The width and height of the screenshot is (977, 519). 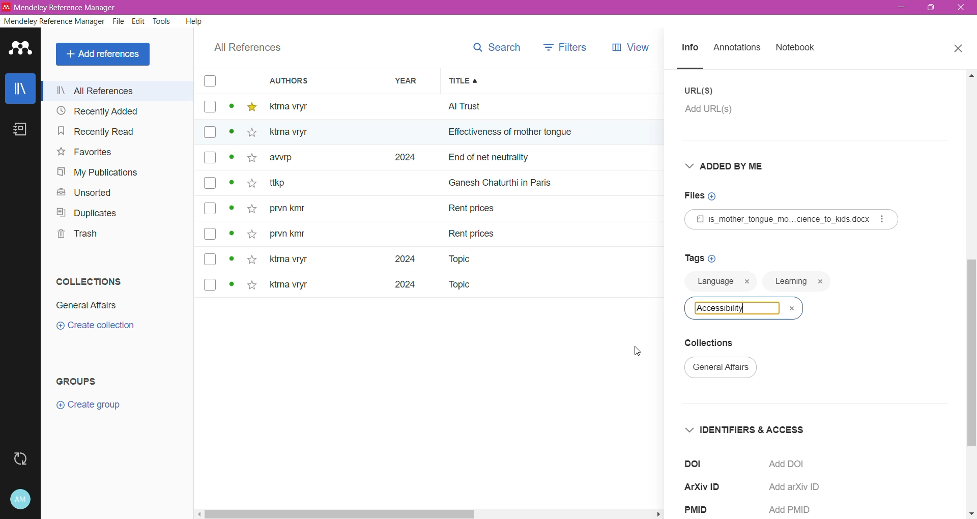 I want to click on All References, so click(x=248, y=48).